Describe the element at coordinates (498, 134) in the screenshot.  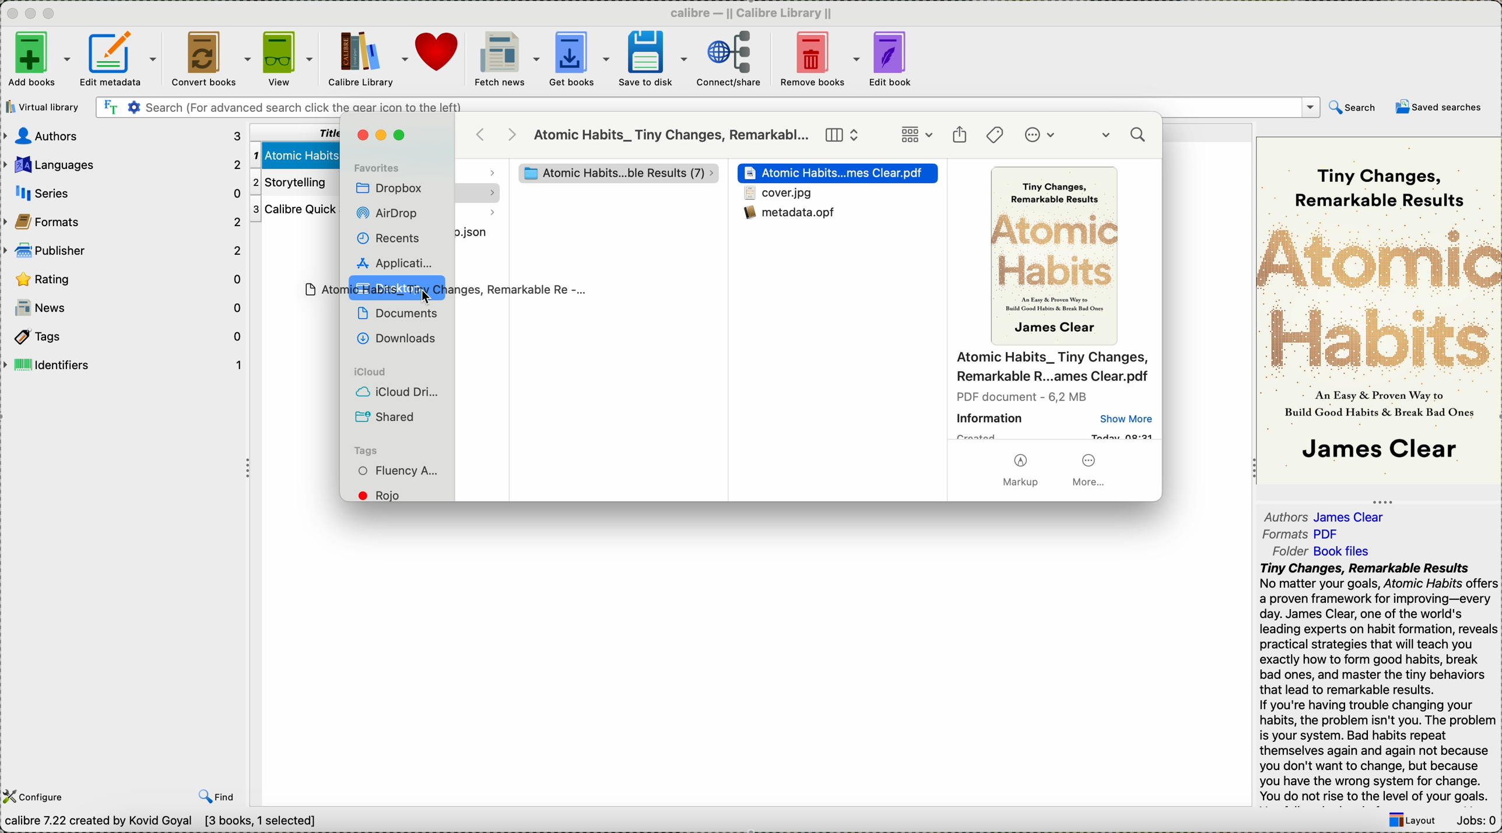
I see `navigate arrows` at that location.